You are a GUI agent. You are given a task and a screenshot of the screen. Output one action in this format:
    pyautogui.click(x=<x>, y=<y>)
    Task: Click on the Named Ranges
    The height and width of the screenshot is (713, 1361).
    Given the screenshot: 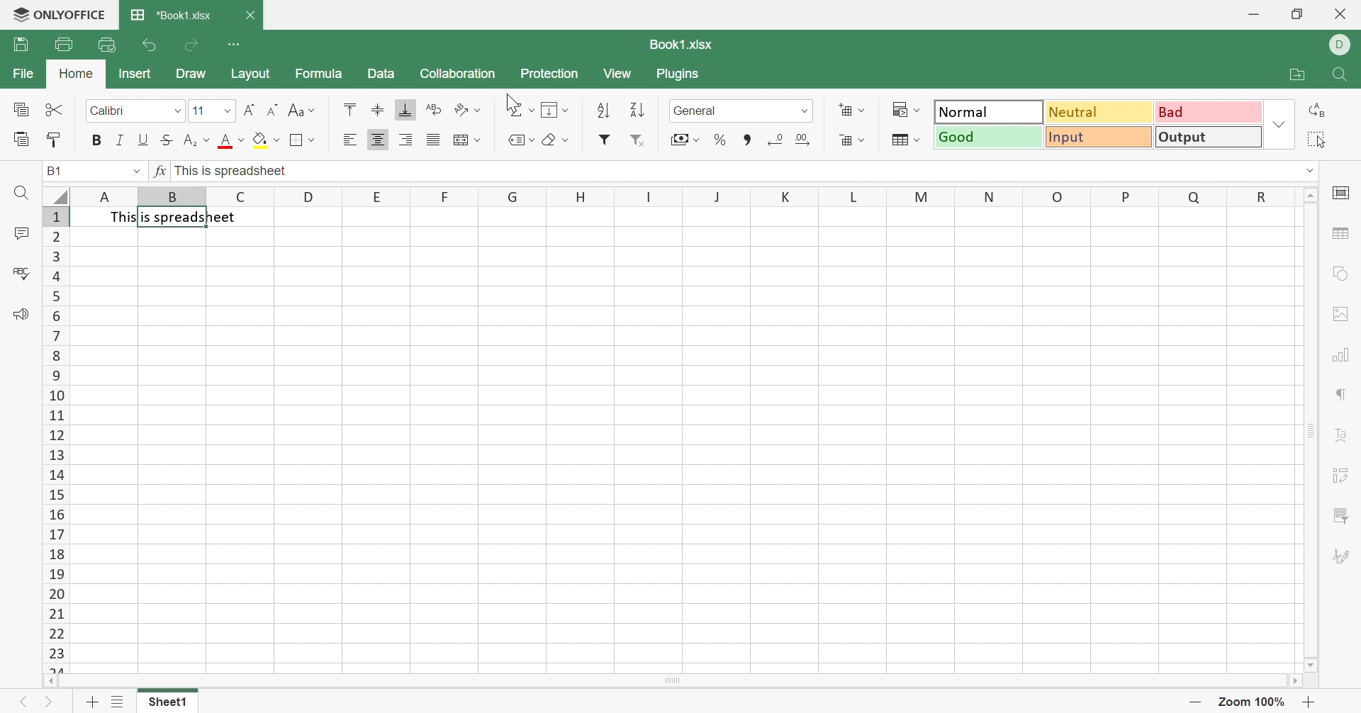 What is the action you would take?
    pyautogui.click(x=514, y=142)
    